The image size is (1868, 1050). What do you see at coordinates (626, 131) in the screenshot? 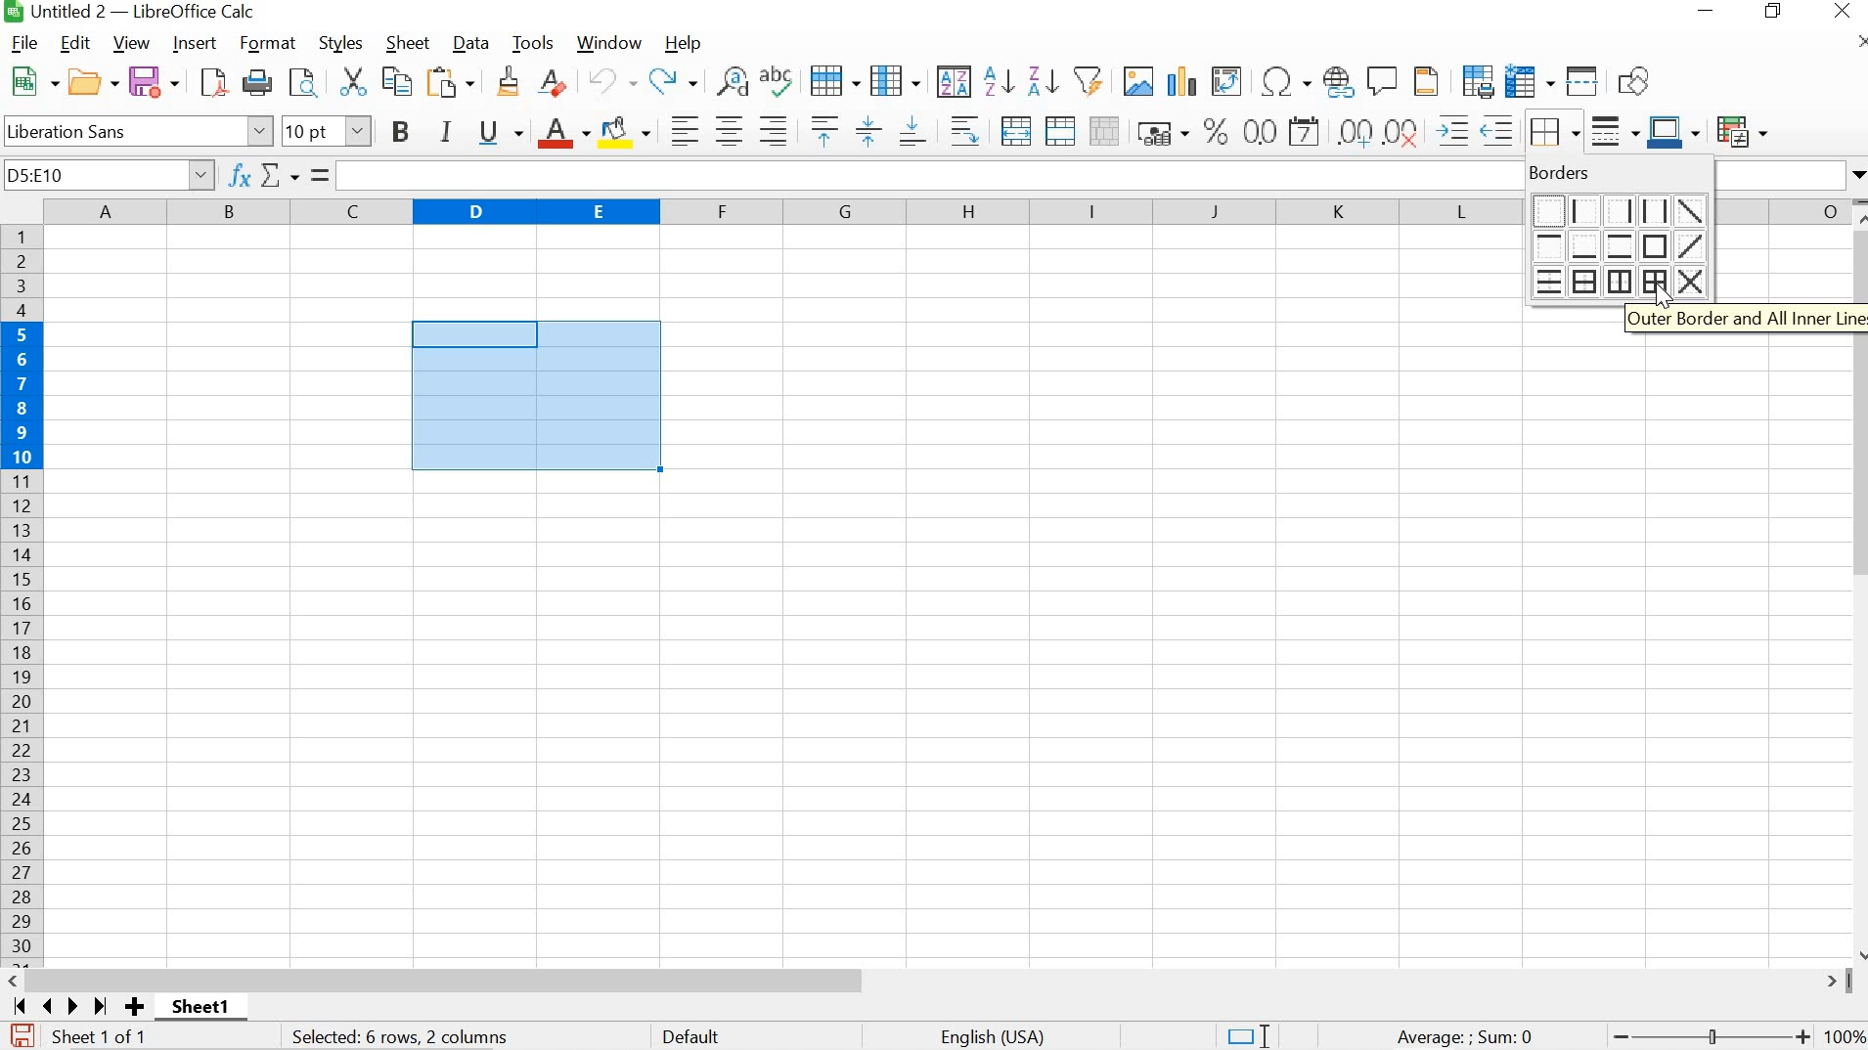
I see `BACKGROUND COLOR` at bounding box center [626, 131].